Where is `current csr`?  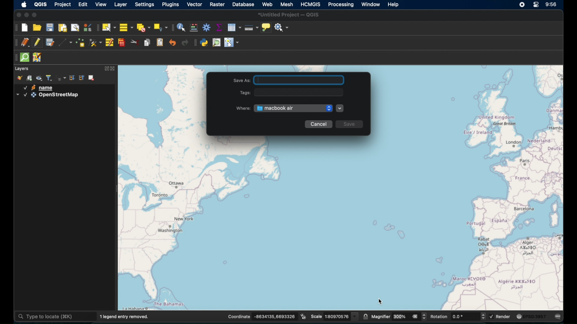 current csr is located at coordinates (531, 316).